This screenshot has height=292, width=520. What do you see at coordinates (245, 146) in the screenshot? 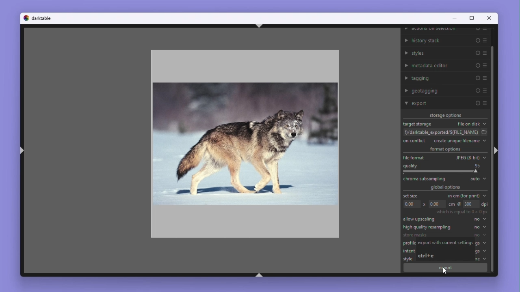
I see `Image` at bounding box center [245, 146].